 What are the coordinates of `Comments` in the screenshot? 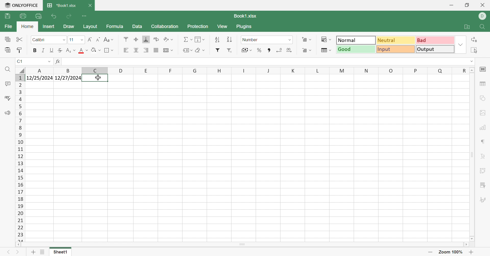 It's located at (7, 83).